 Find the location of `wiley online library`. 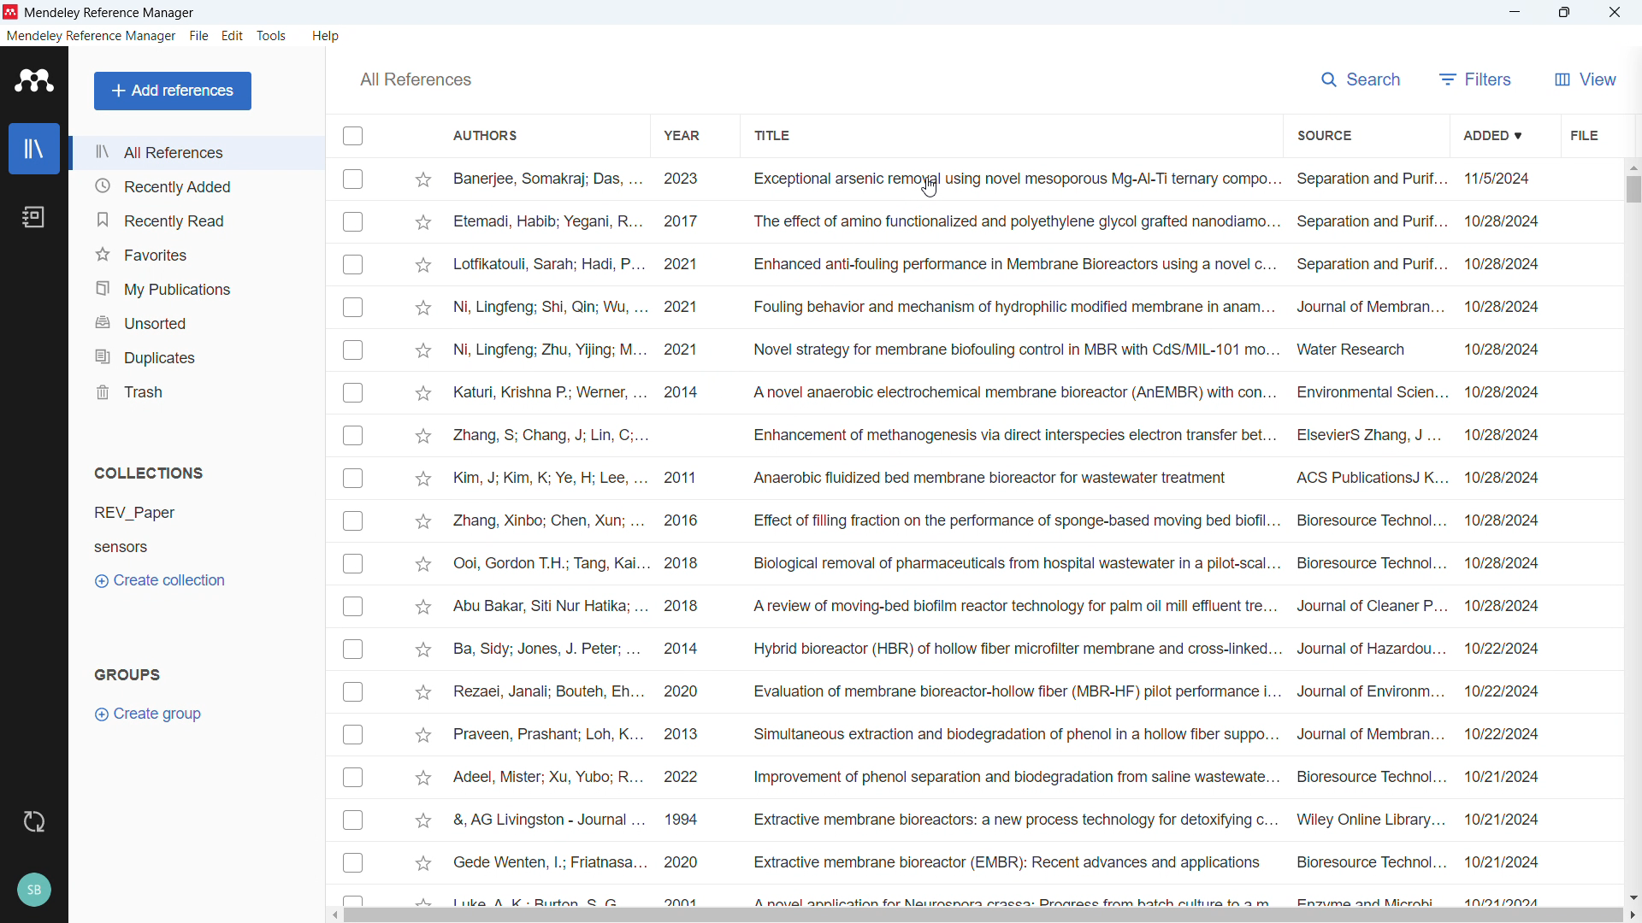

wiley online library is located at coordinates (1367, 822).